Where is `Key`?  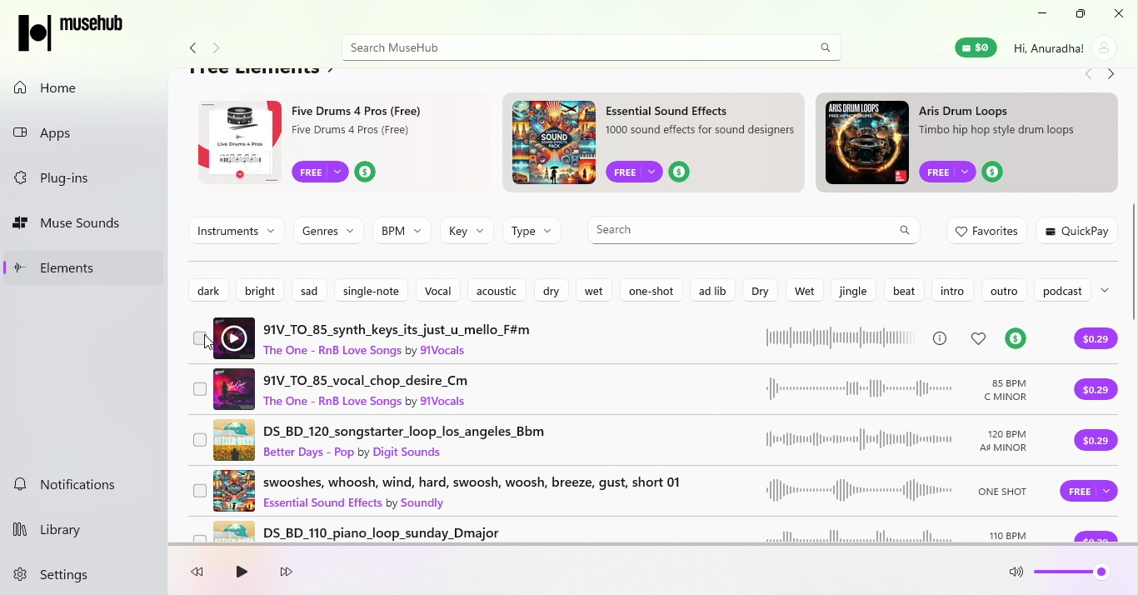
Key is located at coordinates (467, 232).